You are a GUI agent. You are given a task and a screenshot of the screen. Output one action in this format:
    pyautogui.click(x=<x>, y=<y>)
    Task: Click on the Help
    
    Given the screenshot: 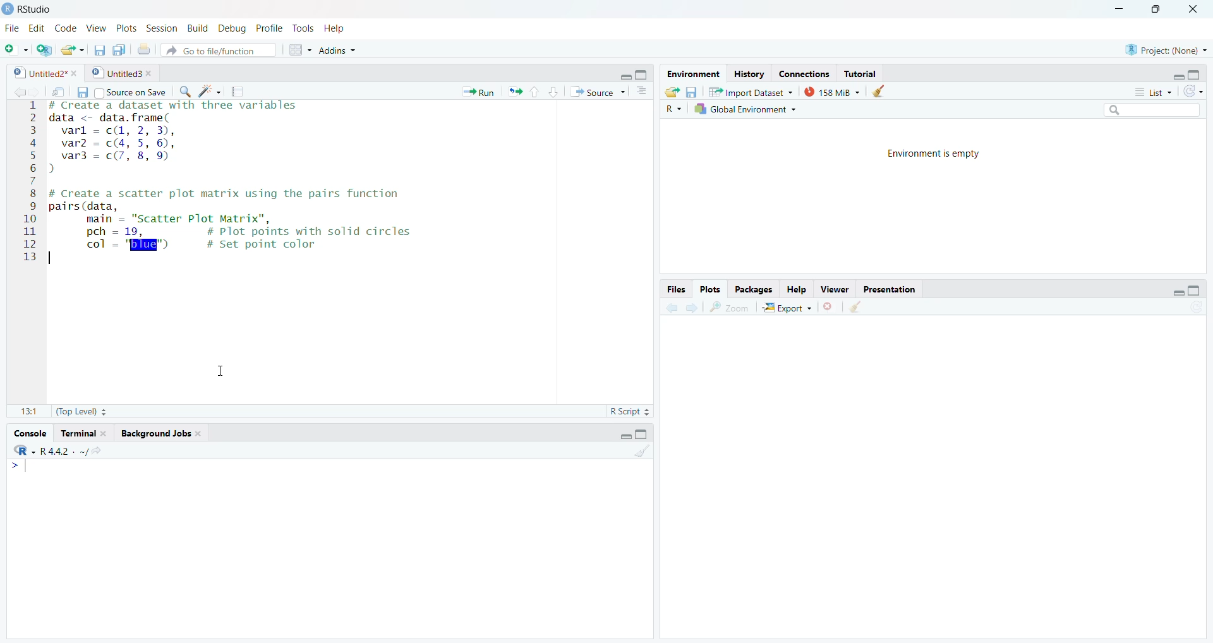 What is the action you would take?
    pyautogui.click(x=347, y=28)
    